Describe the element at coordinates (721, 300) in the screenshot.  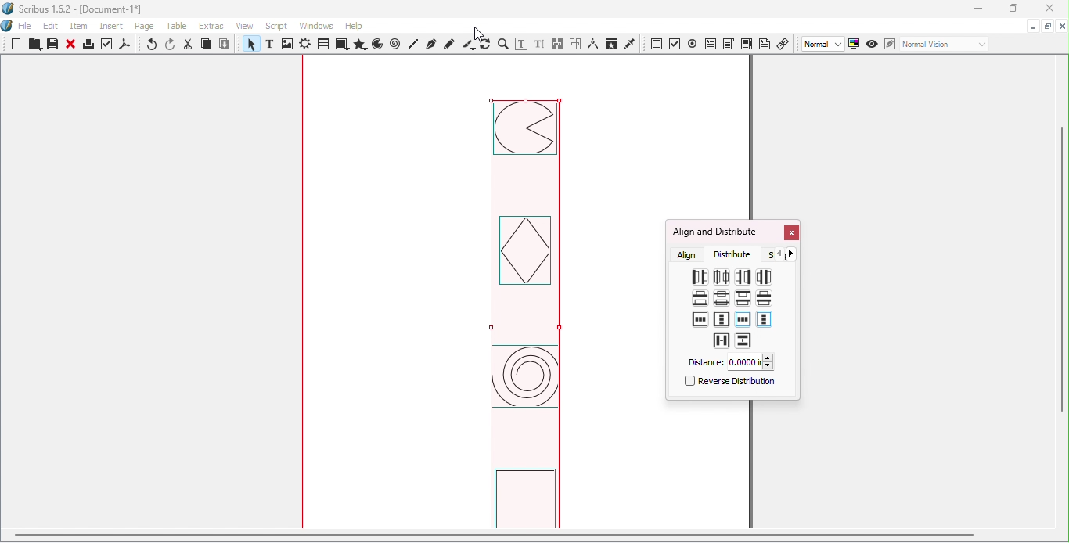
I see `Distribute centers equidistantly vertically` at that location.